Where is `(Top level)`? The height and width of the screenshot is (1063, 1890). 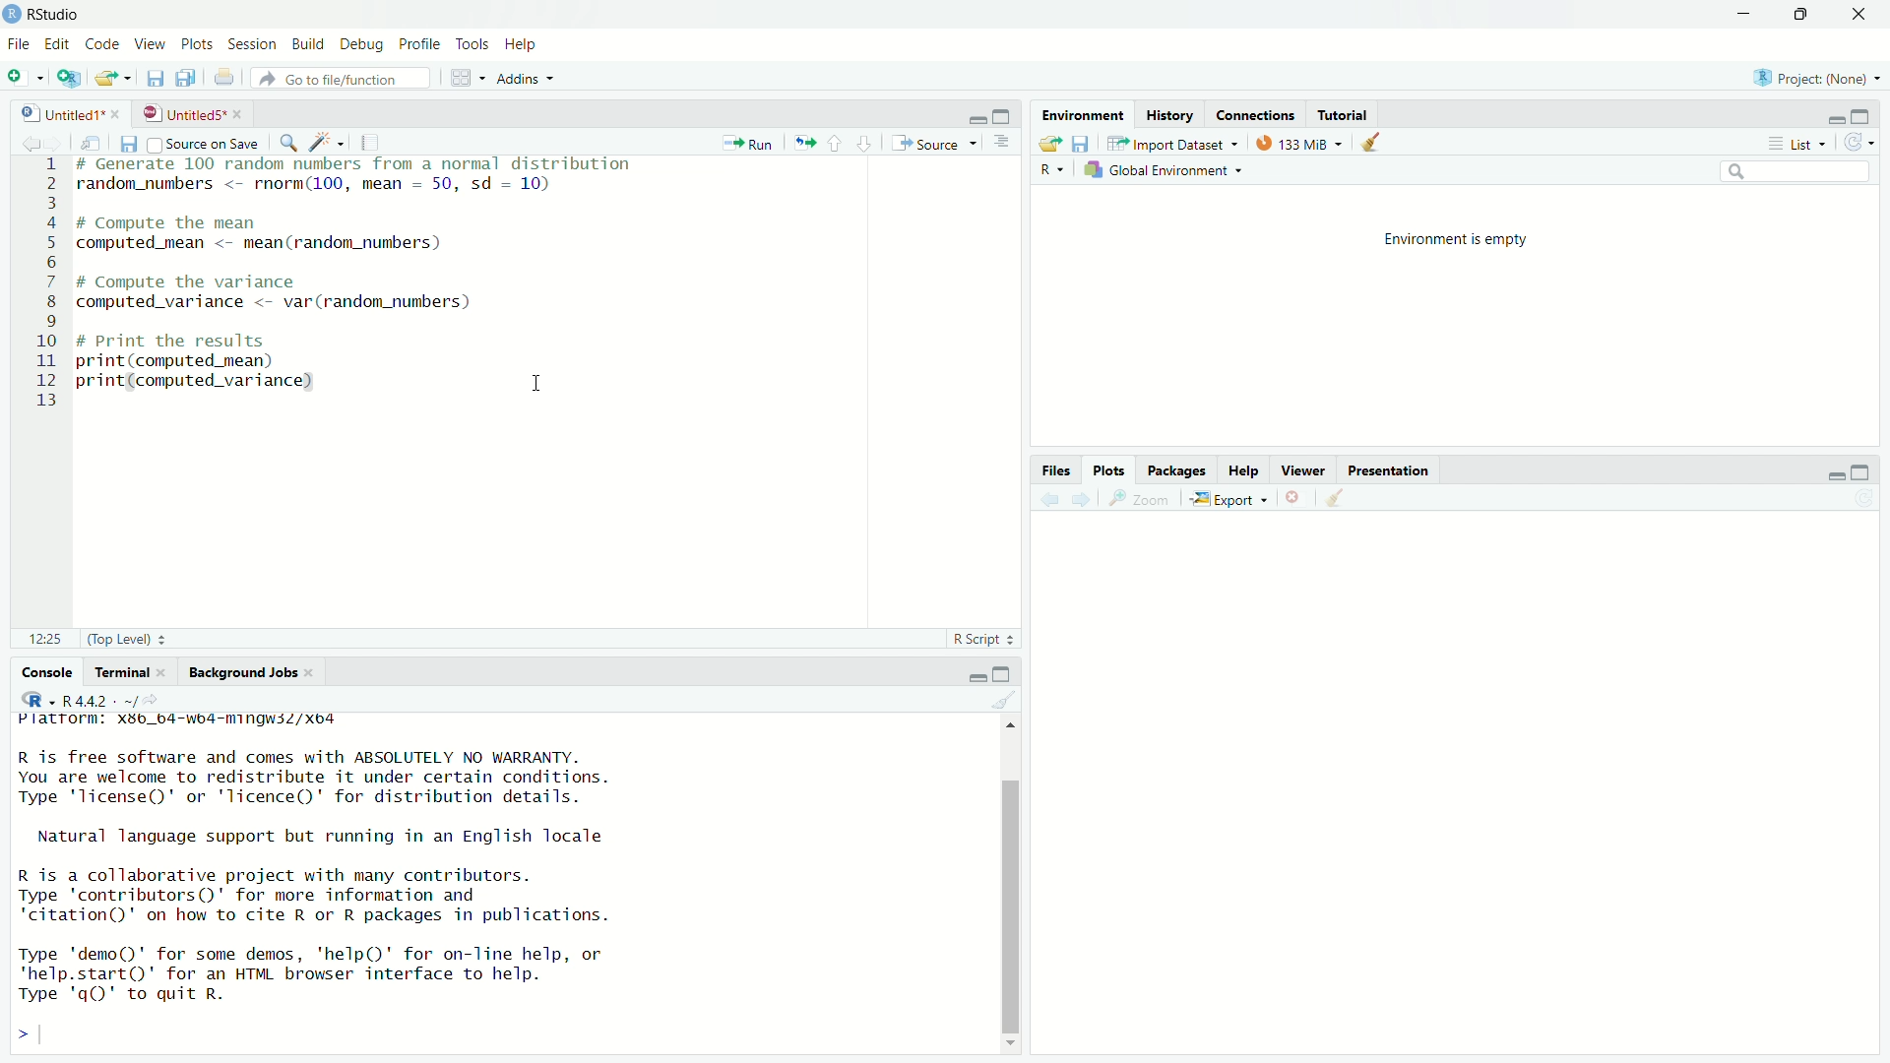 (Top level) is located at coordinates (133, 640).